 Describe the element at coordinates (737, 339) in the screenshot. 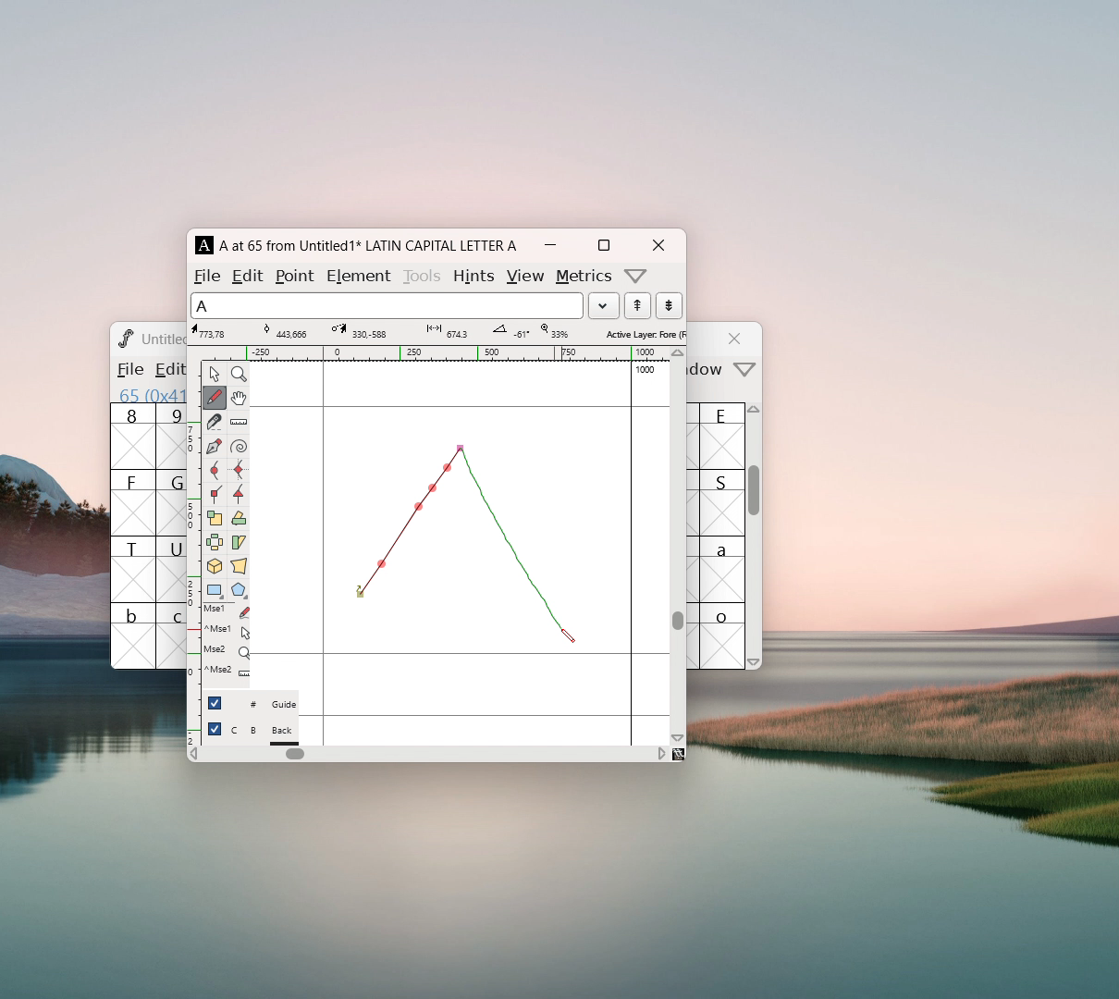

I see `close` at that location.